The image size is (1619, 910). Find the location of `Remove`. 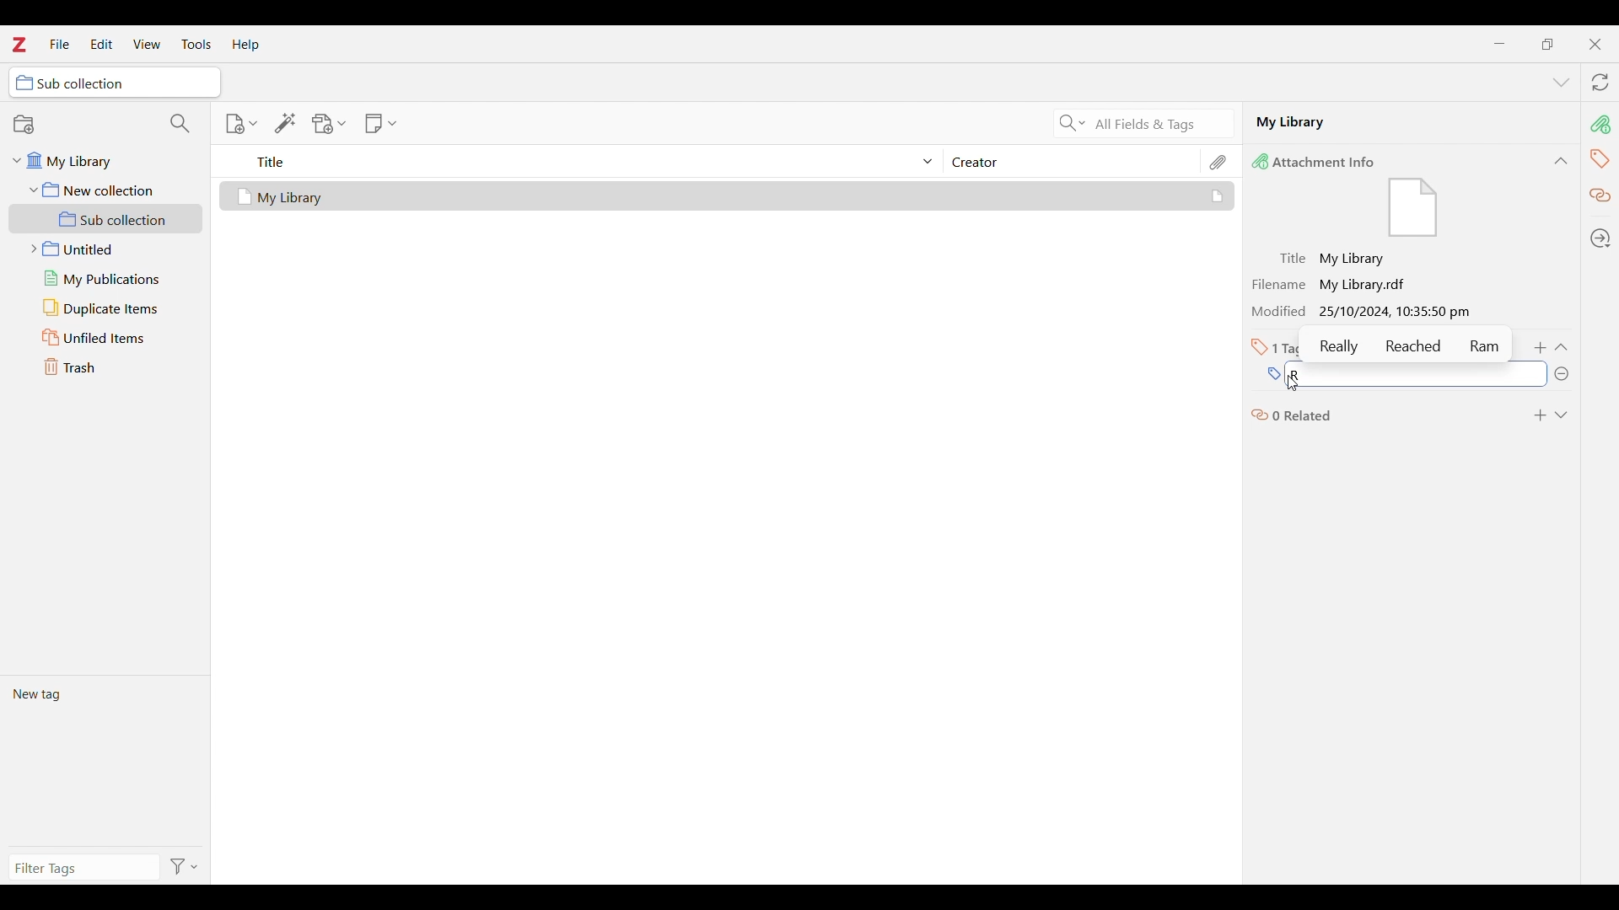

Remove is located at coordinates (1561, 374).